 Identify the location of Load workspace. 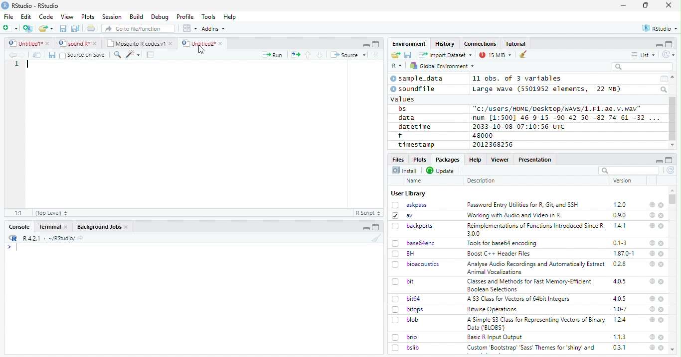
(396, 55).